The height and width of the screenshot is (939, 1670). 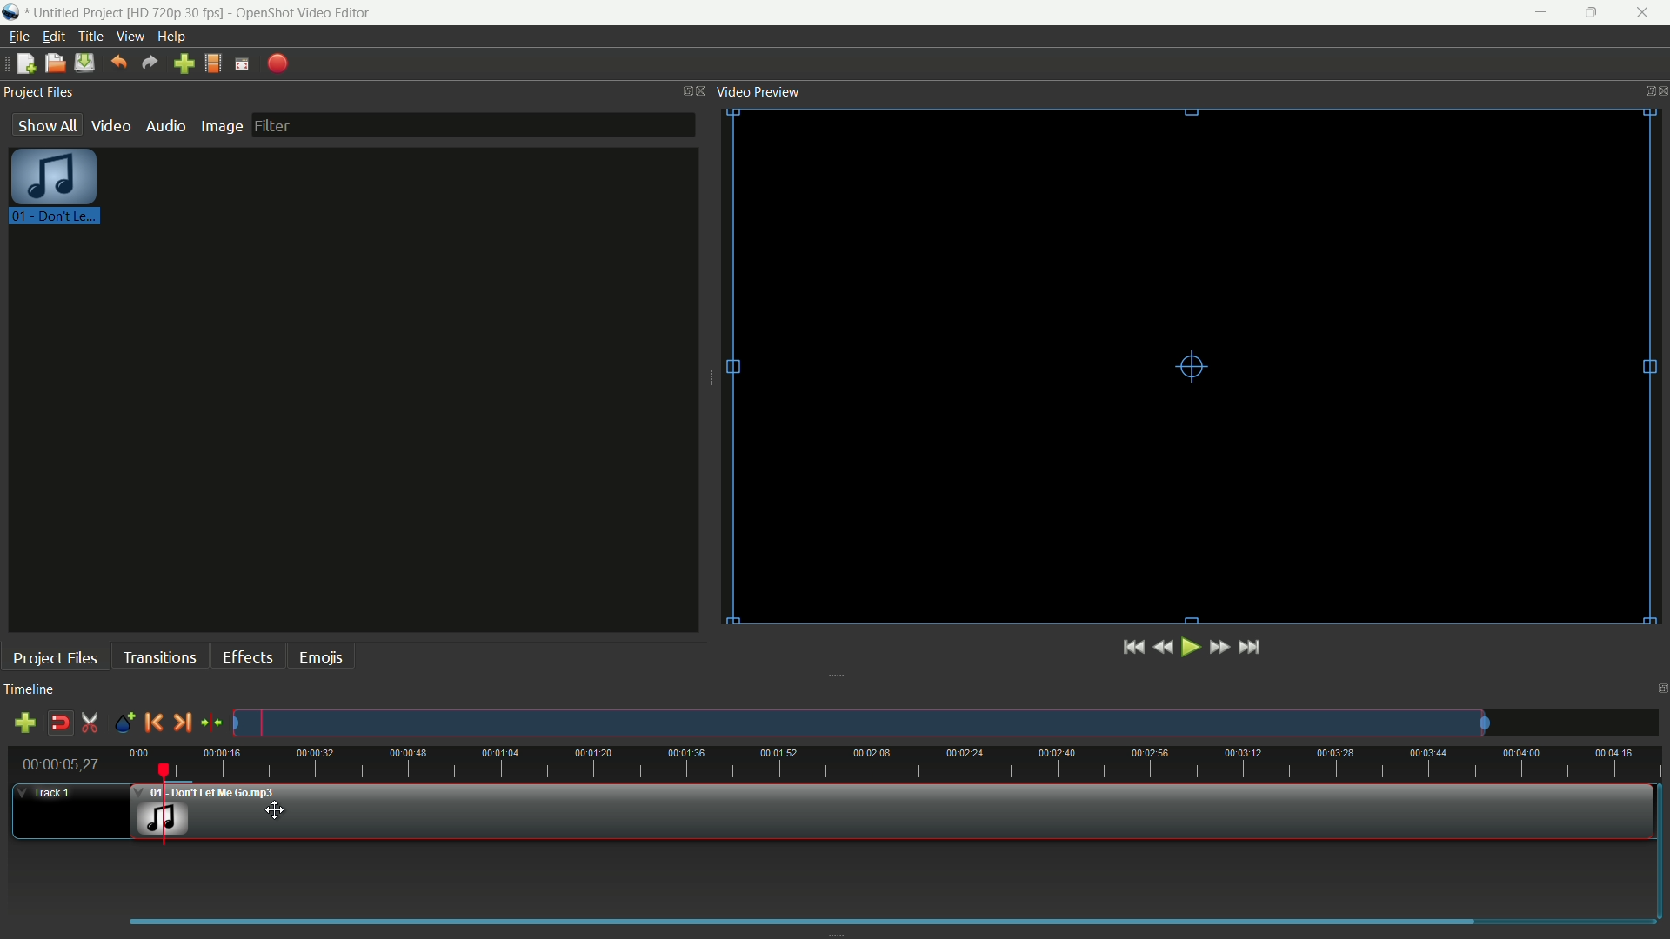 What do you see at coordinates (185, 64) in the screenshot?
I see `import file` at bounding box center [185, 64].